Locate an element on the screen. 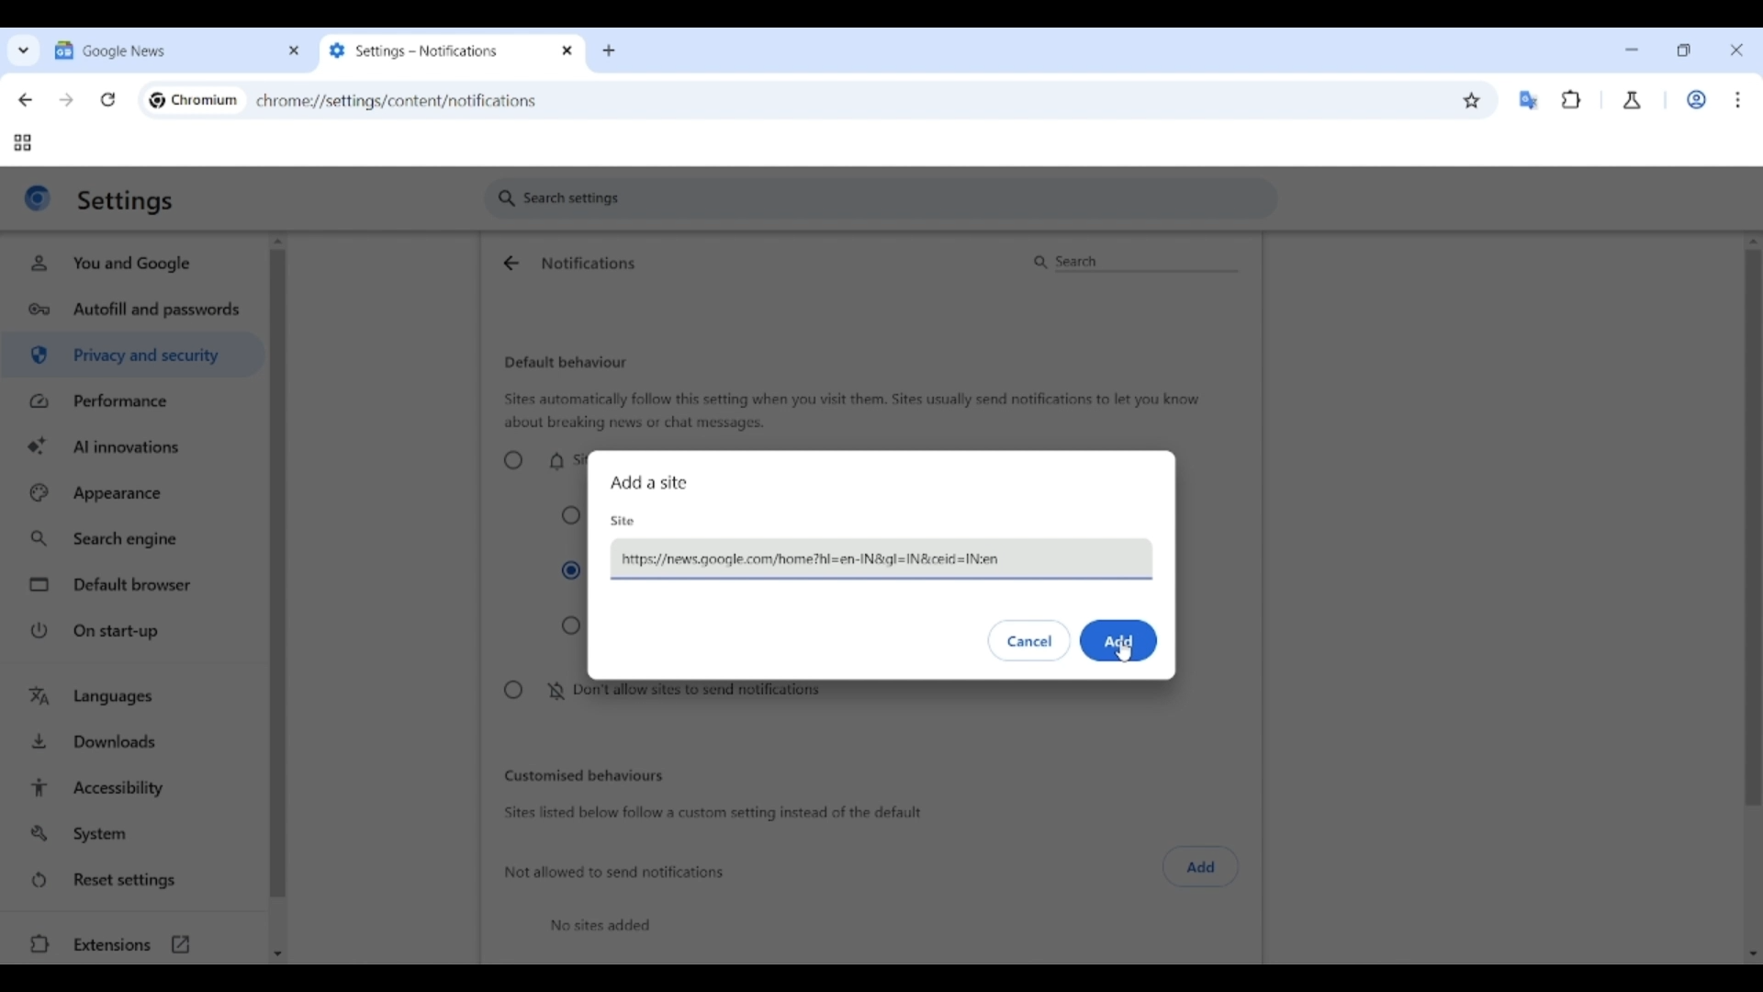 This screenshot has width=1763, height=992. Autofill and passwords is located at coordinates (136, 310).